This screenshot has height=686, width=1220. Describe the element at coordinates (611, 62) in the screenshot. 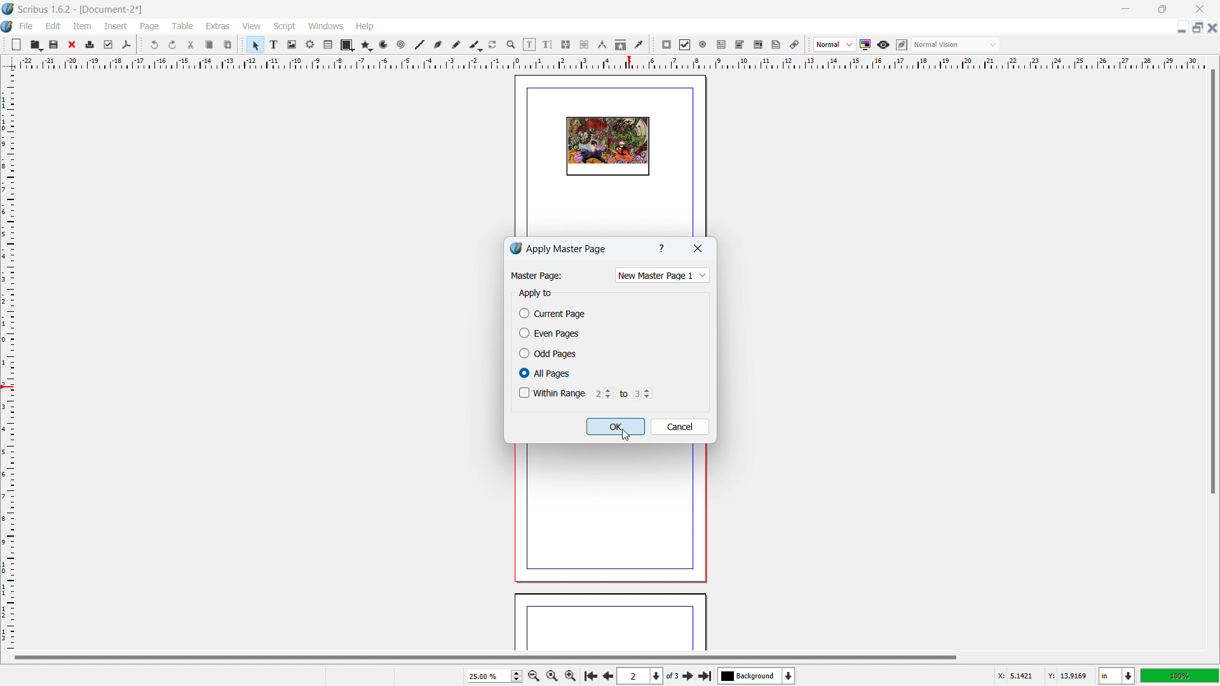

I see `horizontal ruler` at that location.